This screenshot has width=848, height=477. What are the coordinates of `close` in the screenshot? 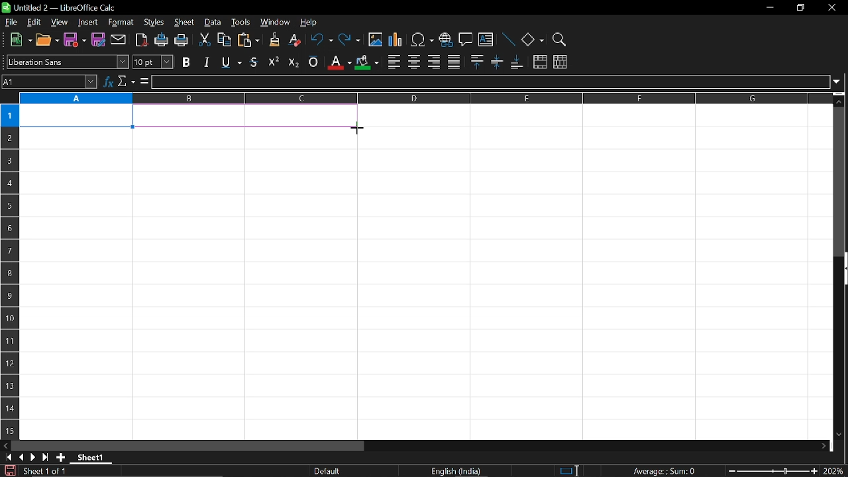 It's located at (833, 8).